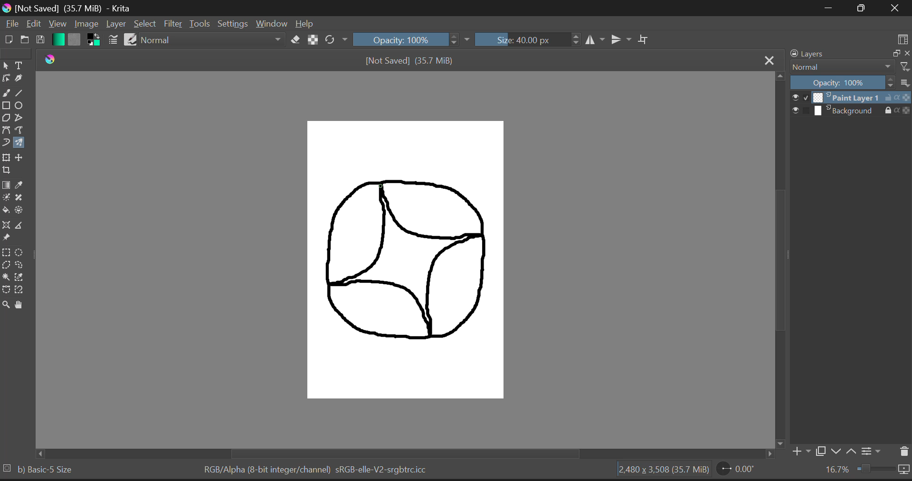 Image resolution: width=912 pixels, height=481 pixels. Describe the element at coordinates (7, 170) in the screenshot. I see `Crop Layer` at that location.